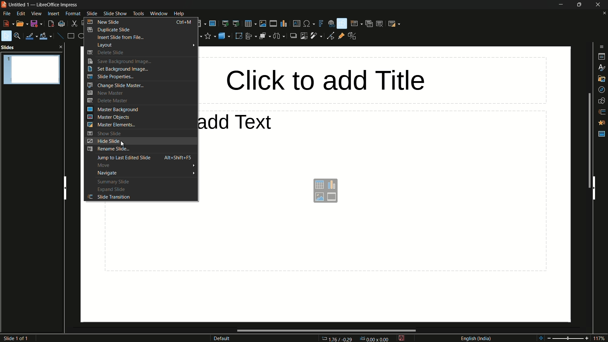  Describe the element at coordinates (147, 45) in the screenshot. I see `layout` at that location.